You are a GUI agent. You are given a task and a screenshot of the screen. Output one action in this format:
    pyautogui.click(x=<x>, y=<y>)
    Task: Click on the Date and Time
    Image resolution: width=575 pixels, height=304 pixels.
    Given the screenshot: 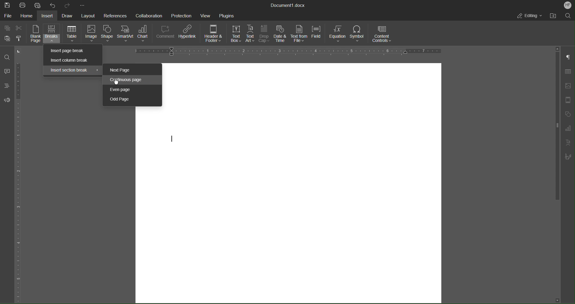 What is the action you would take?
    pyautogui.click(x=281, y=34)
    